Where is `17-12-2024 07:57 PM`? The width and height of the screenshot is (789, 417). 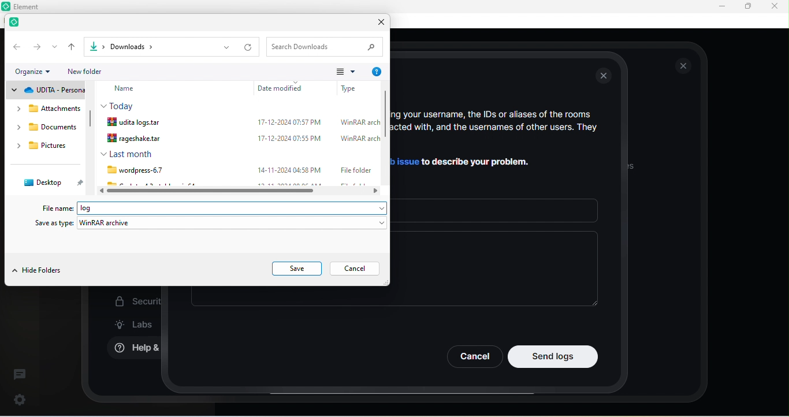 17-12-2024 07:57 PM is located at coordinates (288, 122).